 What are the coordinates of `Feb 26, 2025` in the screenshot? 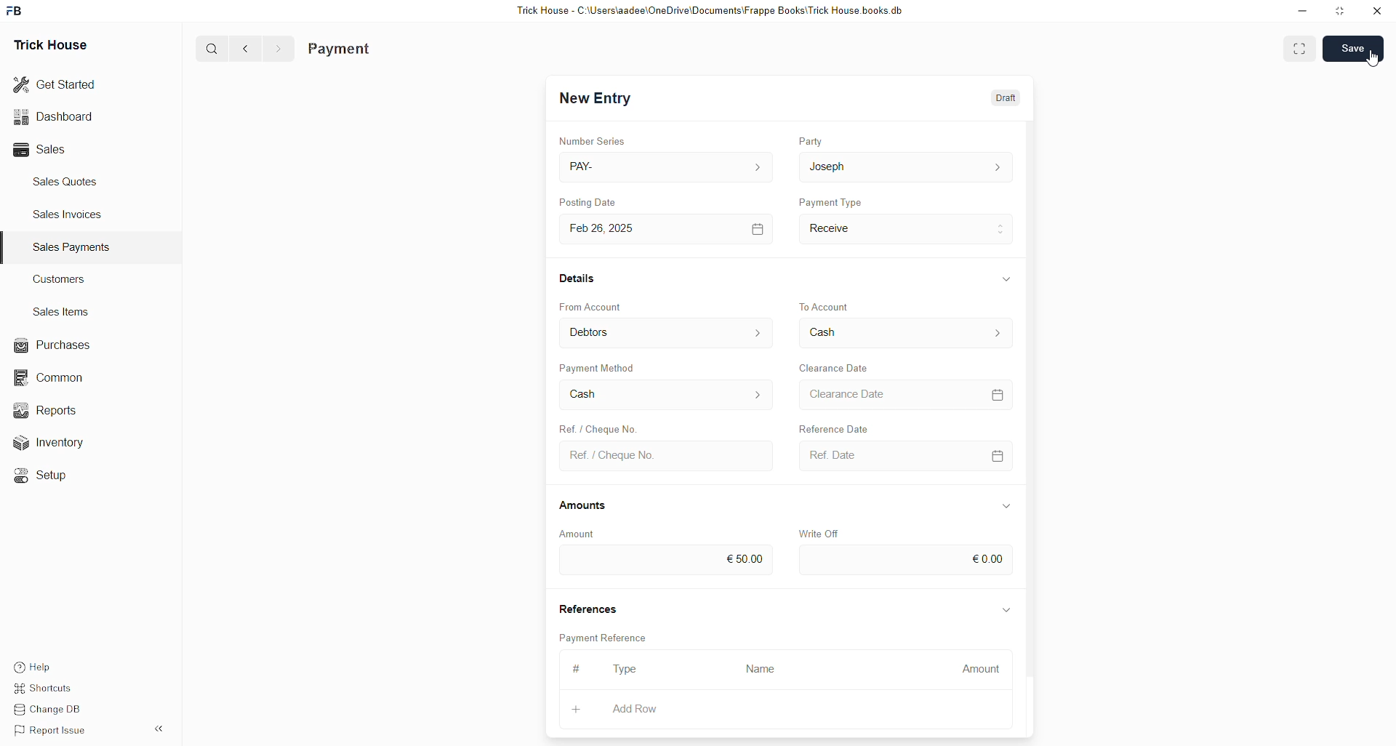 It's located at (670, 230).